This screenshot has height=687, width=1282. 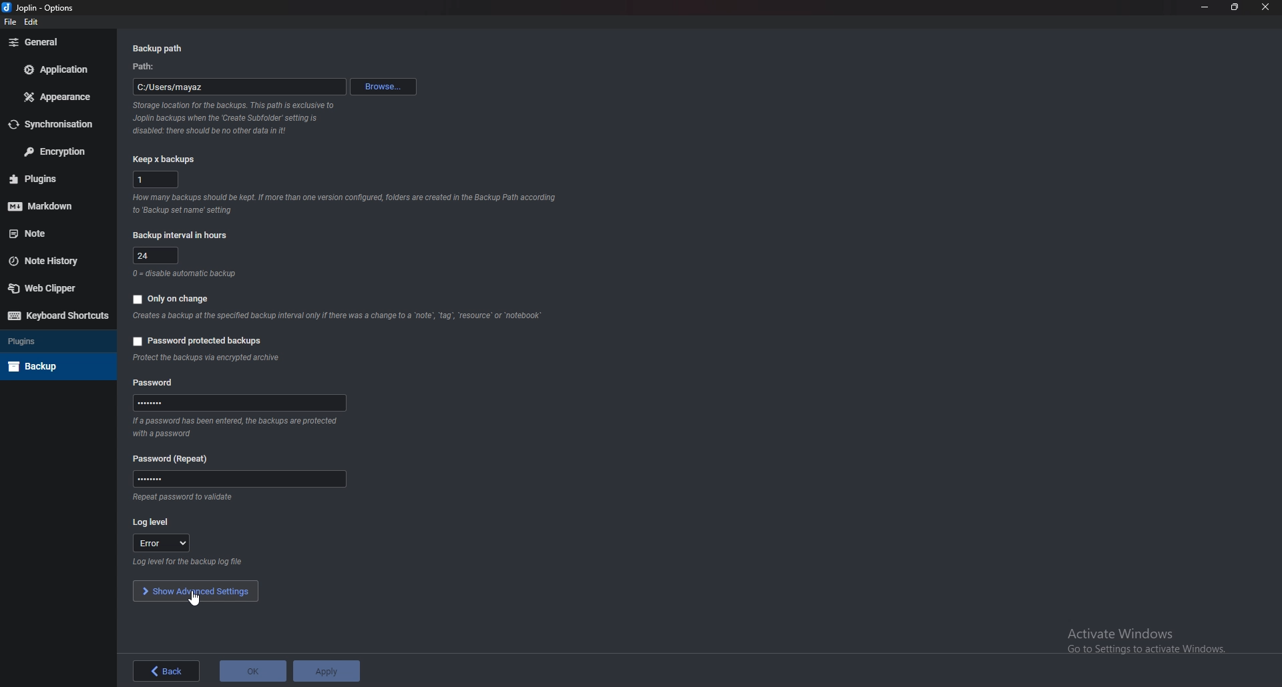 What do you see at coordinates (238, 402) in the screenshot?
I see `Password` at bounding box center [238, 402].